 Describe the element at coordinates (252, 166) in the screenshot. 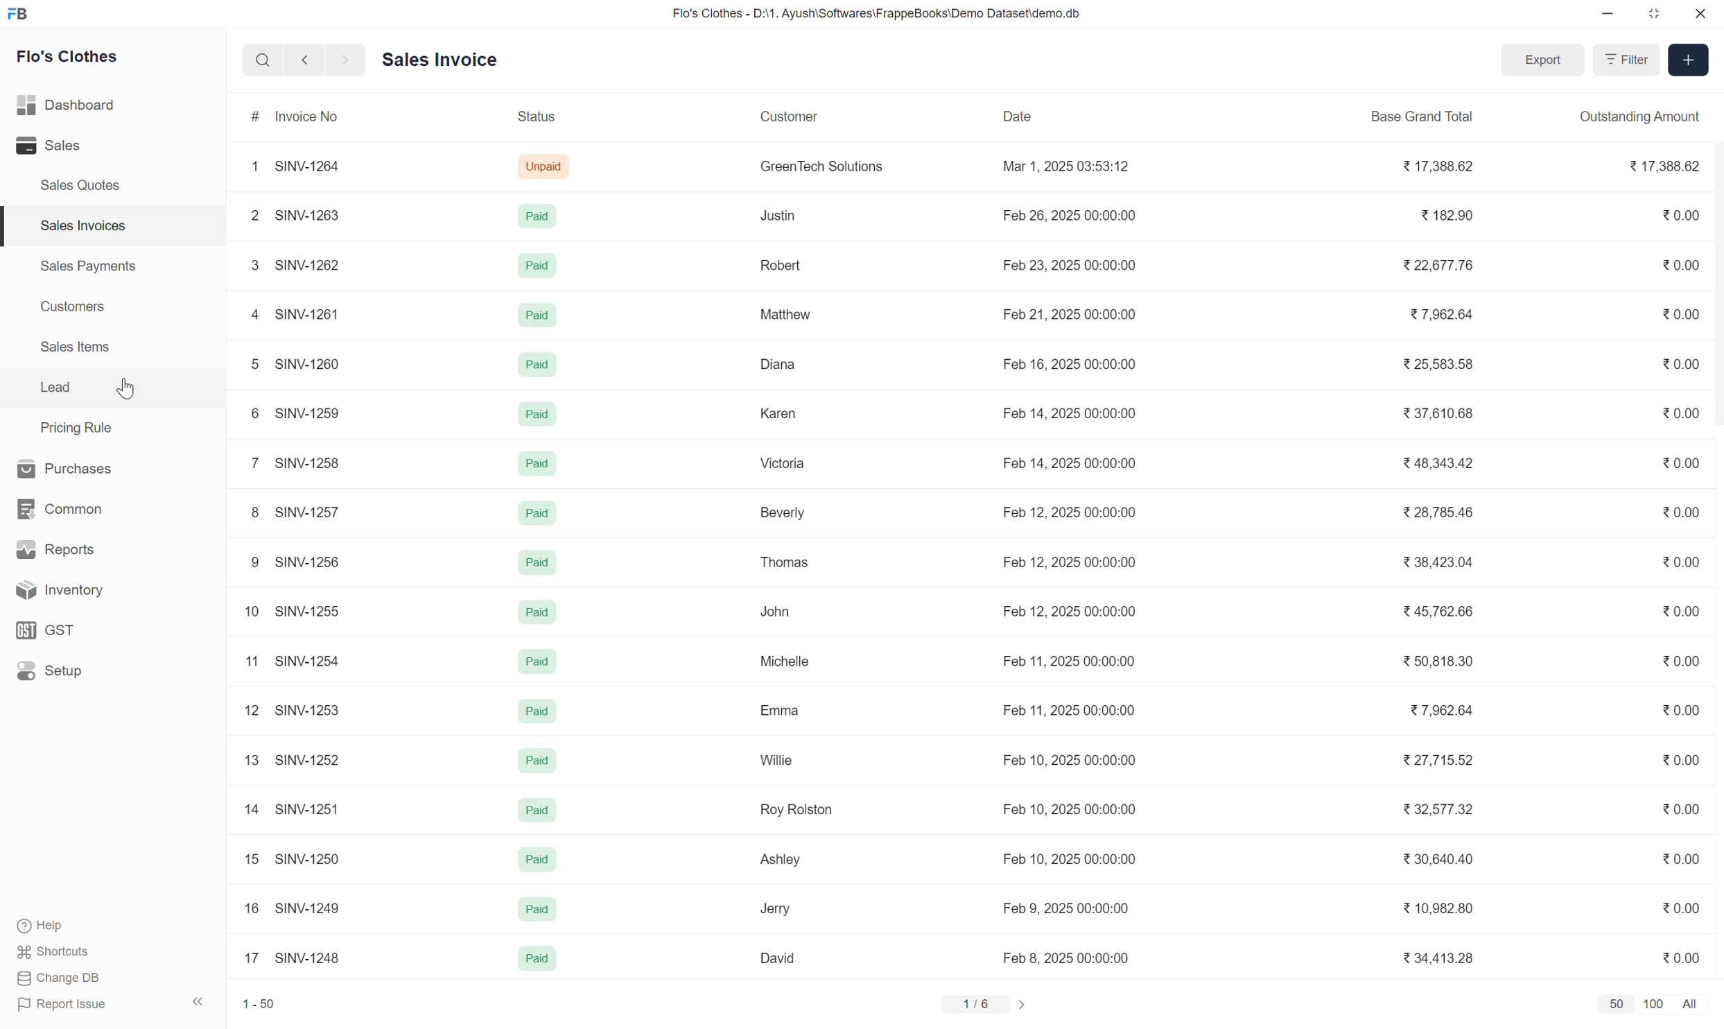

I see `1` at that location.